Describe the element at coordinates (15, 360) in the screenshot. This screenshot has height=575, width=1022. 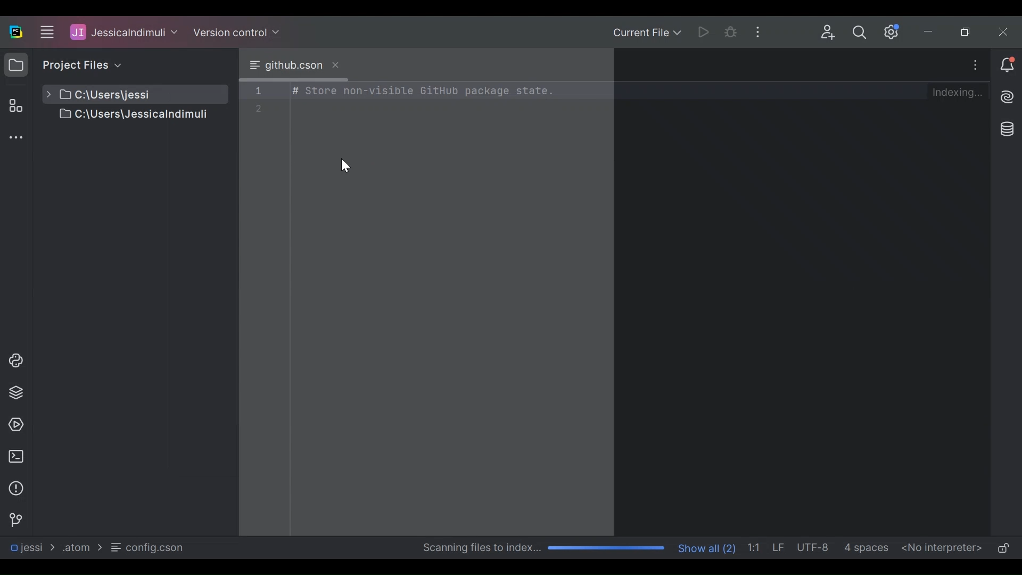
I see `Python Console` at that location.